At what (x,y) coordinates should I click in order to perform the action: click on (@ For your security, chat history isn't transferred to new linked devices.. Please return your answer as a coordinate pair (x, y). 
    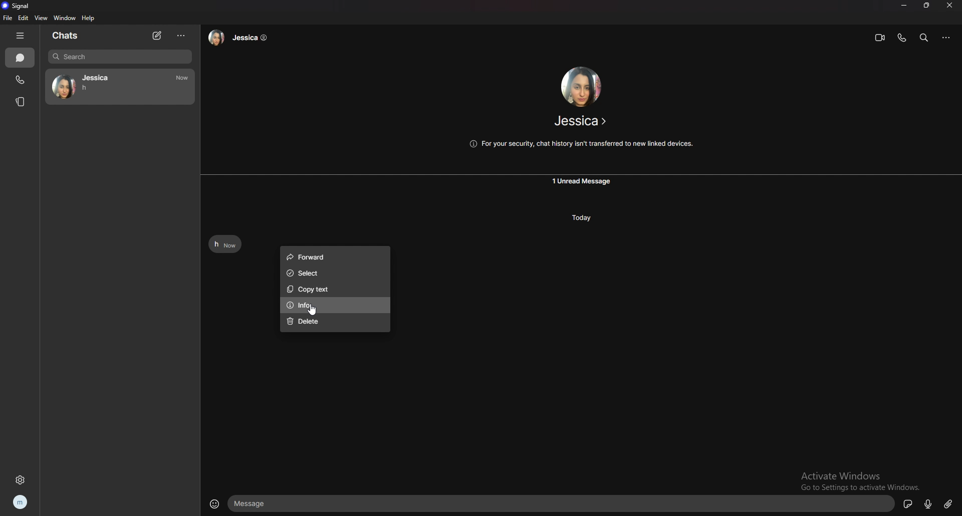
    Looking at the image, I should click on (582, 143).